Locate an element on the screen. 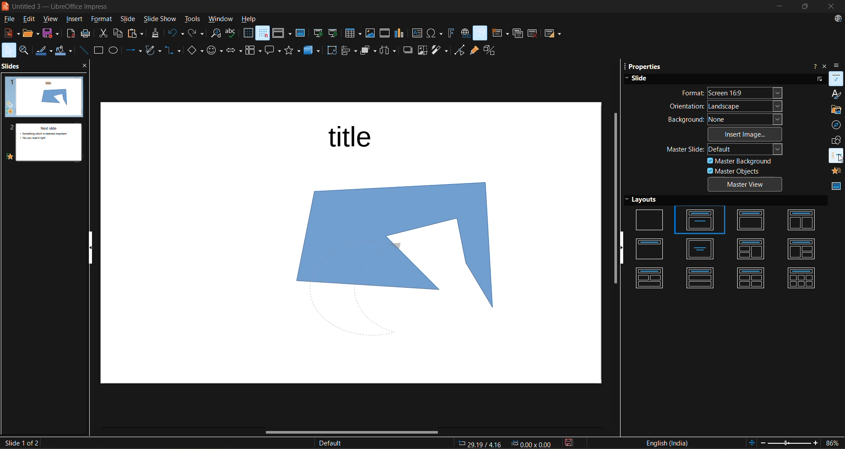 The image size is (845, 449). select is located at coordinates (8, 51).